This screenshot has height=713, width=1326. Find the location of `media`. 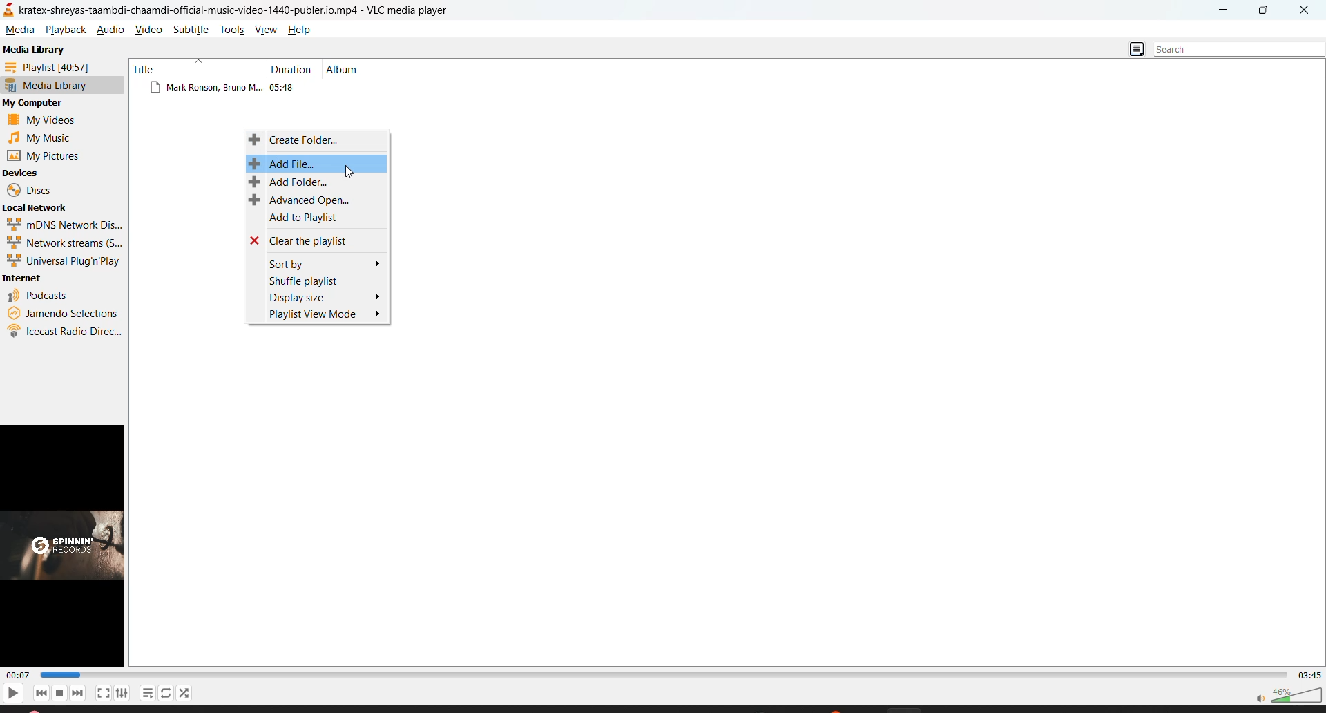

media is located at coordinates (19, 30).